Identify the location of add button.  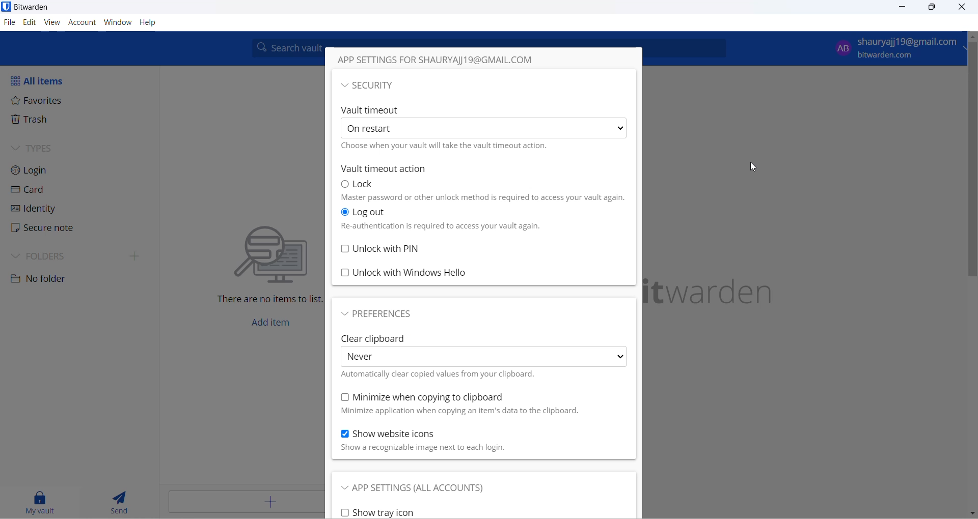
(242, 503).